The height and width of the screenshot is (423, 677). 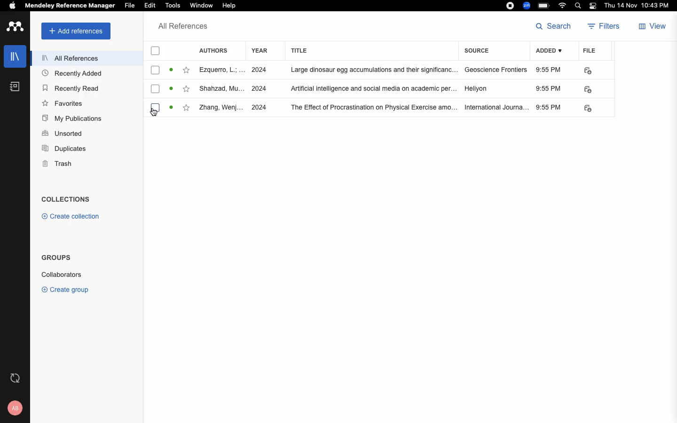 What do you see at coordinates (496, 107) in the screenshot?
I see `International journal` at bounding box center [496, 107].